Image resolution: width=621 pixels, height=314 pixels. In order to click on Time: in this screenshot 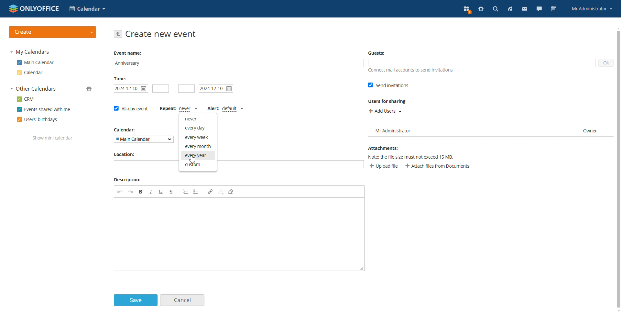, I will do `click(120, 78)`.